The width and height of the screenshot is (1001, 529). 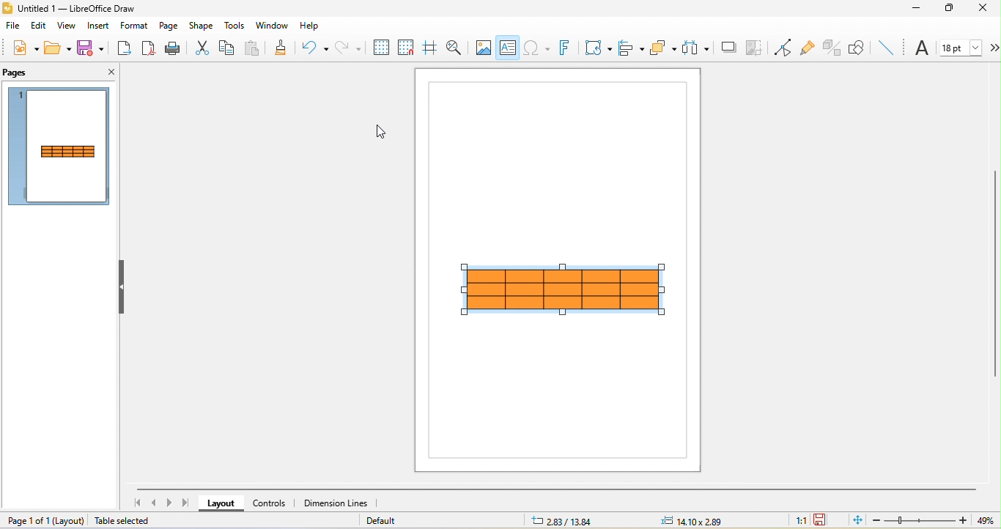 What do you see at coordinates (60, 148) in the screenshot?
I see `page1` at bounding box center [60, 148].